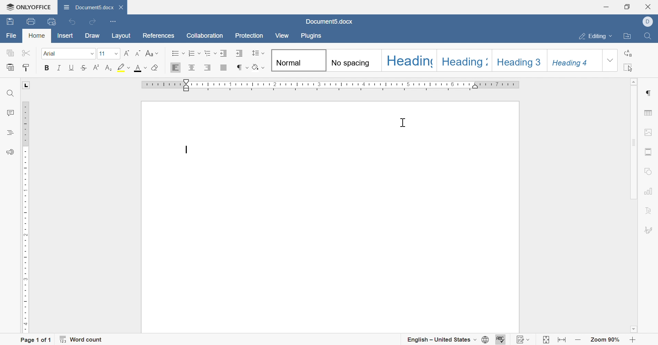 The width and height of the screenshot is (658, 345). Describe the element at coordinates (11, 134) in the screenshot. I see `headings` at that location.